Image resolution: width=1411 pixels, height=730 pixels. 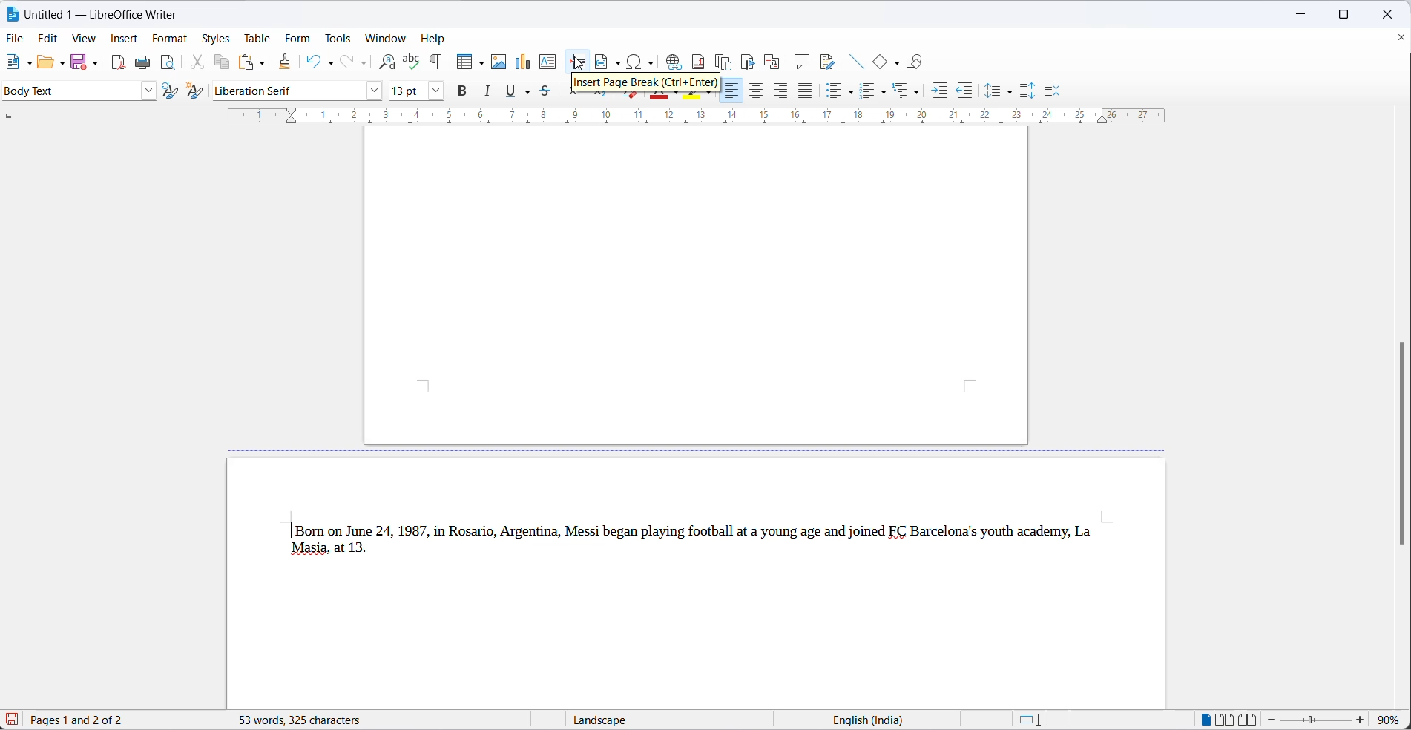 I want to click on style dropdown button, so click(x=147, y=91).